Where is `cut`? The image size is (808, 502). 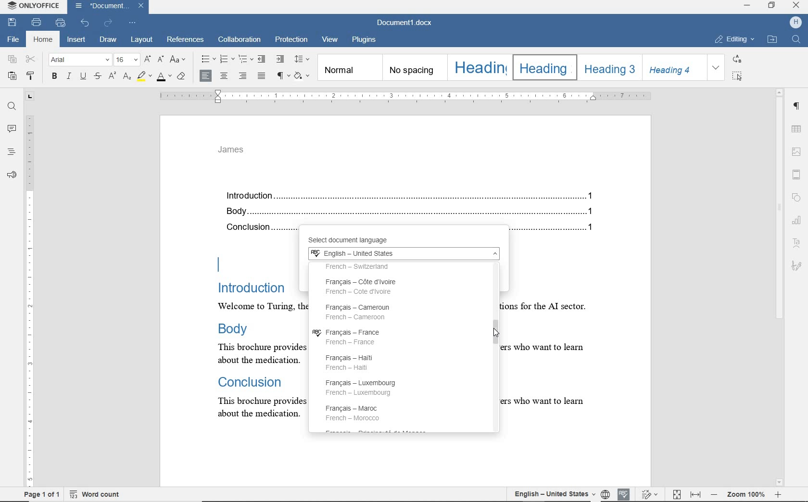
cut is located at coordinates (31, 60).